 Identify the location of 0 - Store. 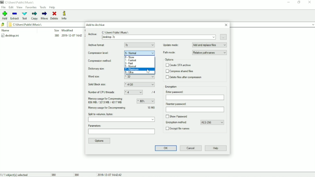
(130, 57).